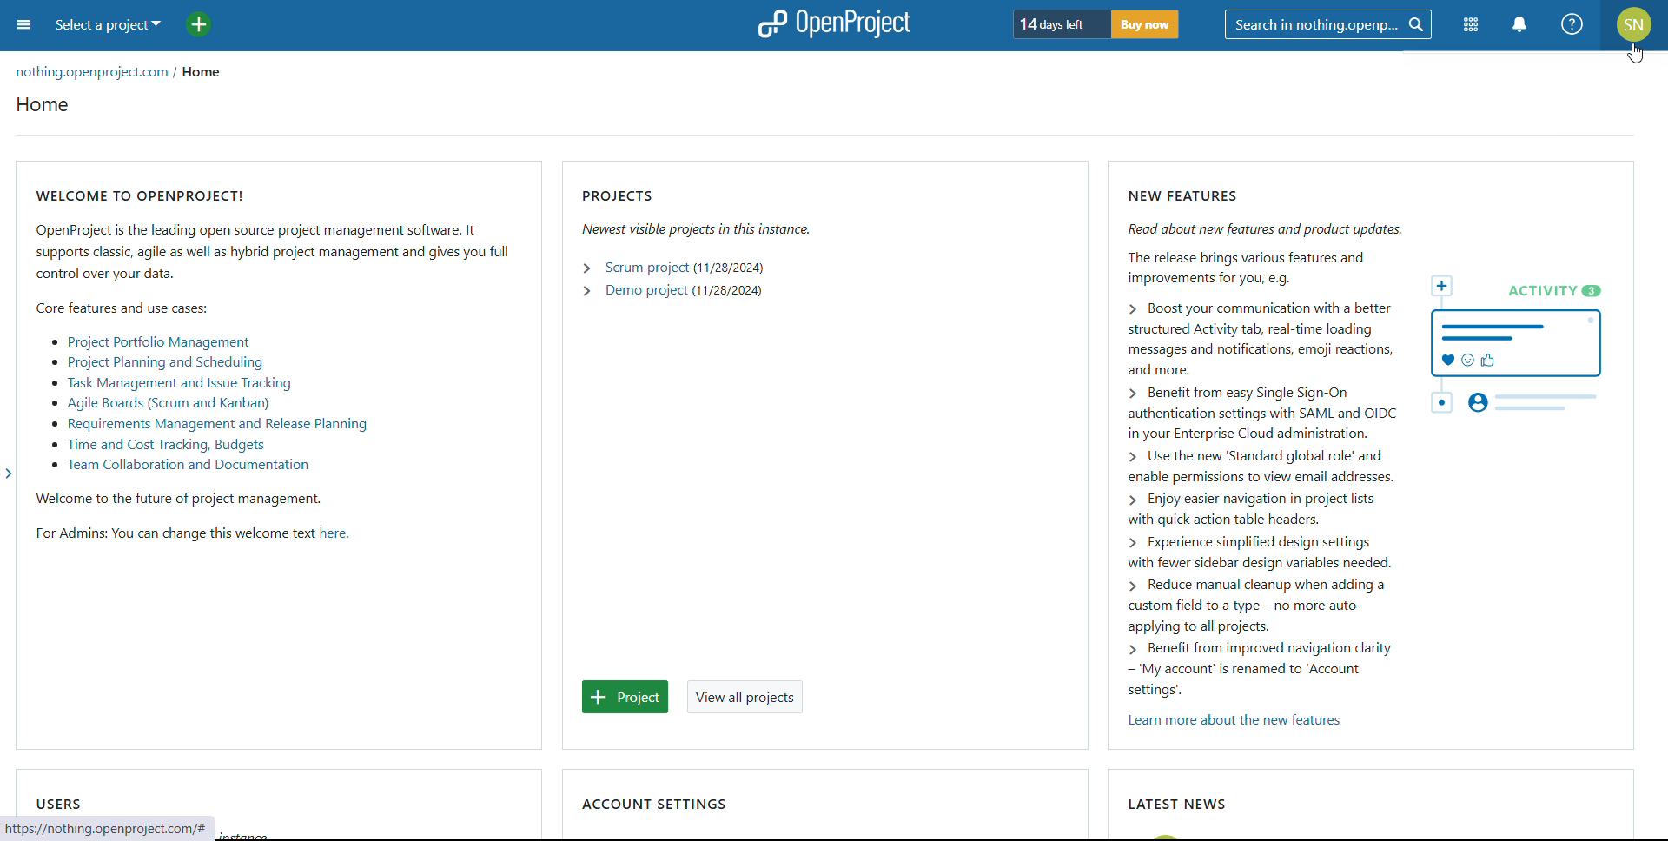 The image size is (1668, 841). What do you see at coordinates (1247, 437) in the screenshot?
I see `NEW FEATURES

Read about new features and product updates.
The release brings various features and
improvements for you, eg.

> Boost your communication with a better
structured Activity tab, real-time loading
messages and notifications, emoji reactions,
and more.

> Benefit from easy Single Sign-On
authentication settings with SAML and OIDC
in your Enterprise Cloud administration.

> Use the new ‘Standard global role and
enable permissions to view email addresses.
> Enjoy easier navigation in project lists
with quick action table headers.

> Experience simplified design settings
with fewer sidebar design variables needed.
> Reduce manual dleanup when adding a
custom field to a type — no more auto-
applying to all projects.

> Benefit from improved navigation clarity
~ "My account’ is renamed to "Account
settings’.` at bounding box center [1247, 437].